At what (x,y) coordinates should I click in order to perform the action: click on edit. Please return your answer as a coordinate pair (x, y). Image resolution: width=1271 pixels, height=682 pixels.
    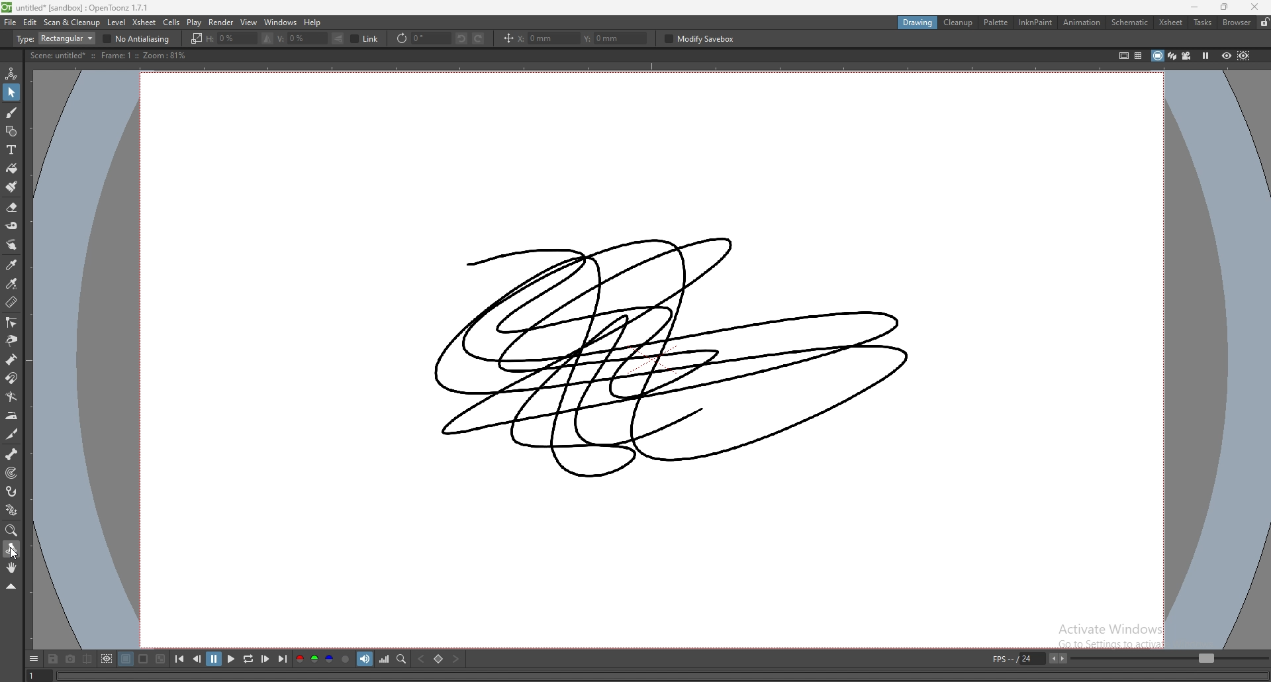
    Looking at the image, I should click on (29, 23).